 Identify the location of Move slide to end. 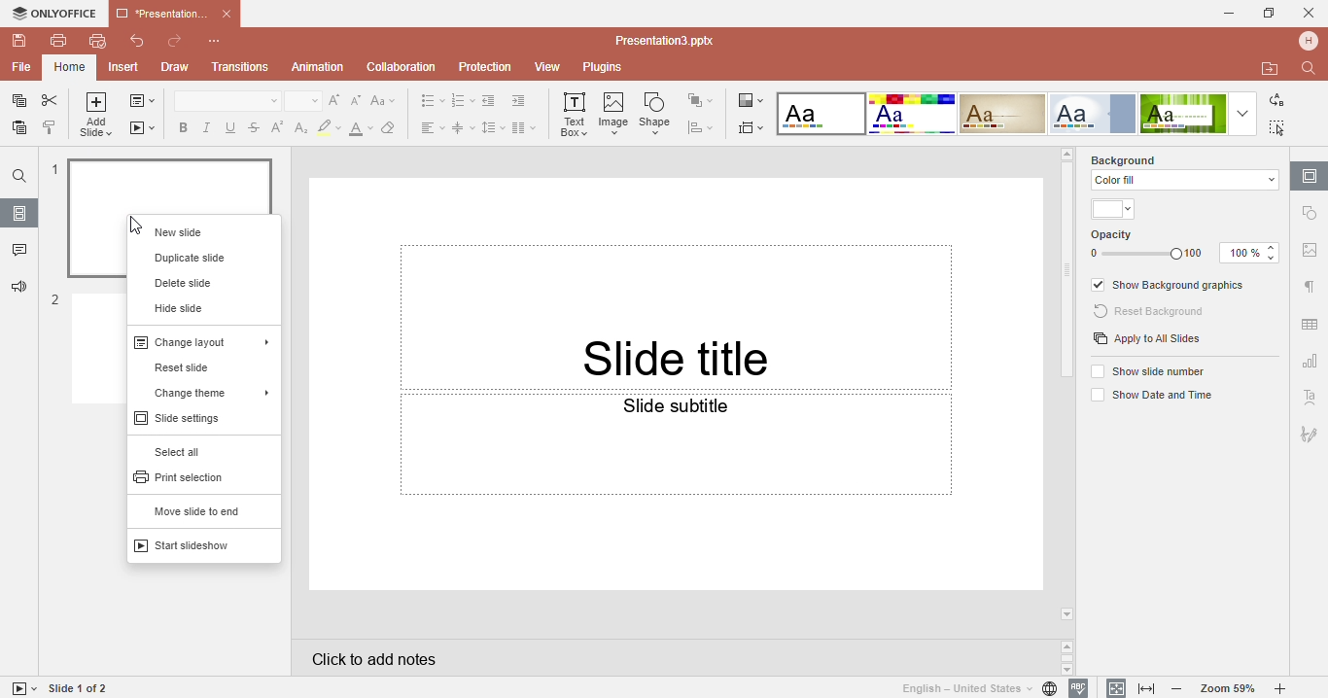
(195, 511).